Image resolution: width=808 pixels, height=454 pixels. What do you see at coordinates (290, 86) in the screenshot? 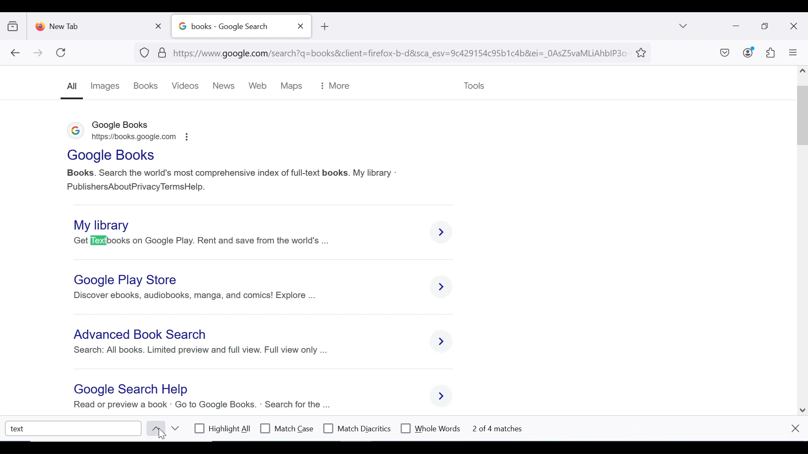
I see `maps` at bounding box center [290, 86].